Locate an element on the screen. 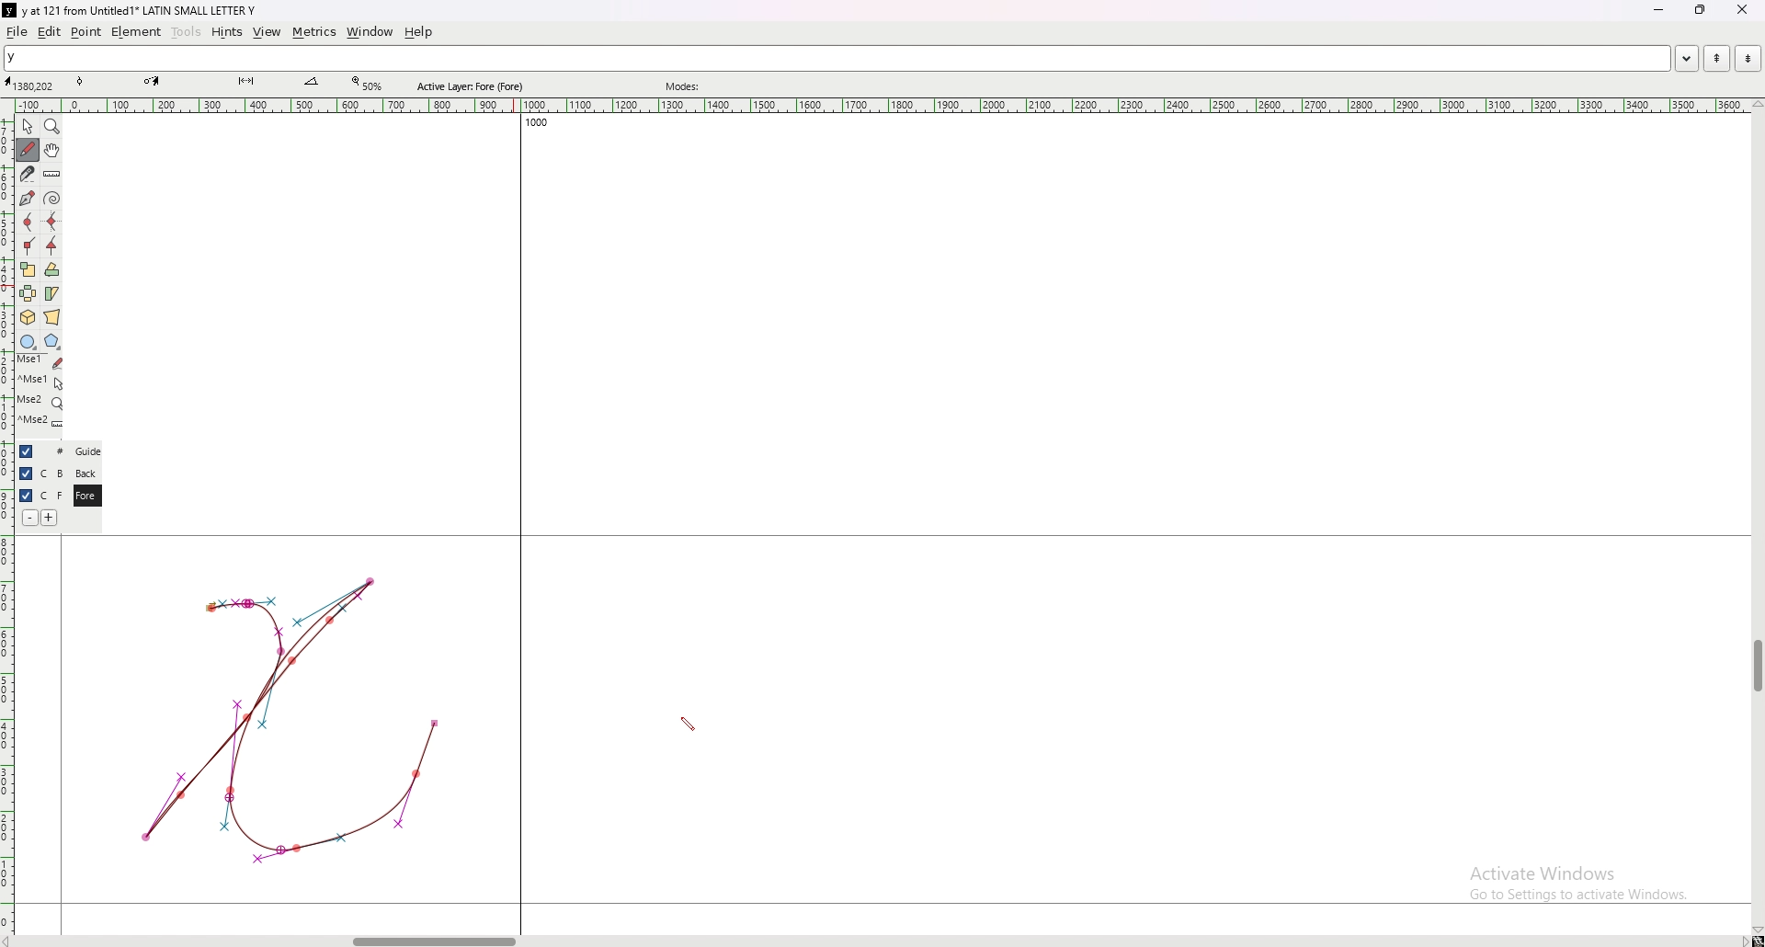 The height and width of the screenshot is (947, 1765). view is located at coordinates (268, 32).